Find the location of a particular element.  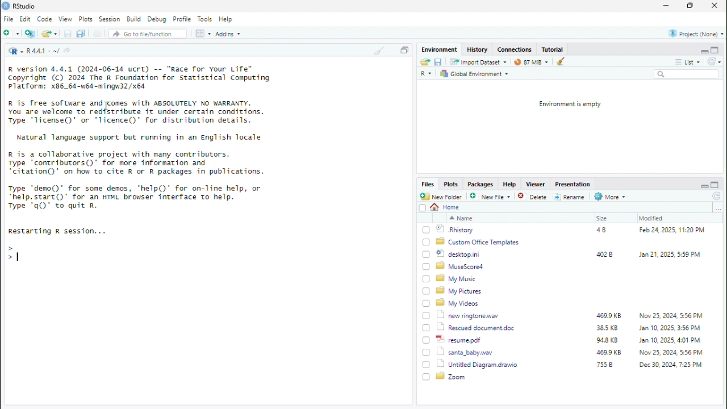

Checkbox is located at coordinates (427, 377).